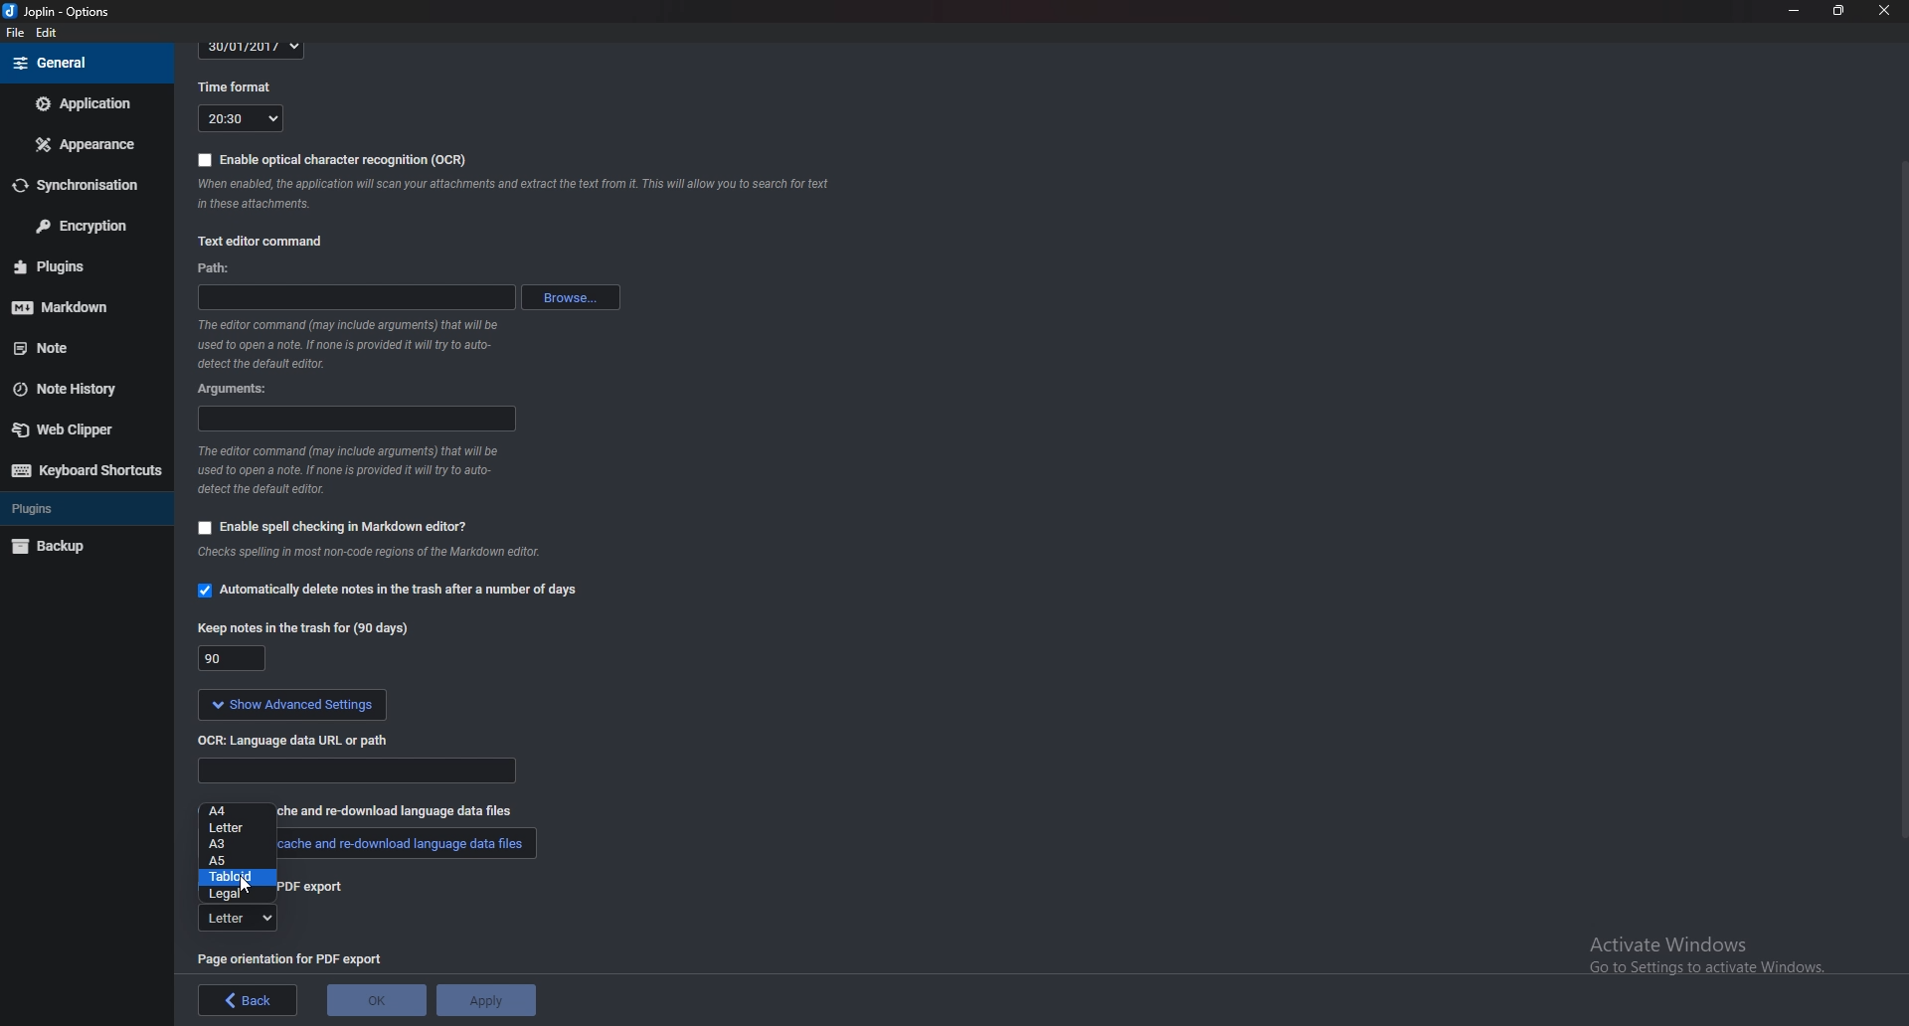 The image size is (1909, 1026). I want to click on Language data, so click(359, 770).